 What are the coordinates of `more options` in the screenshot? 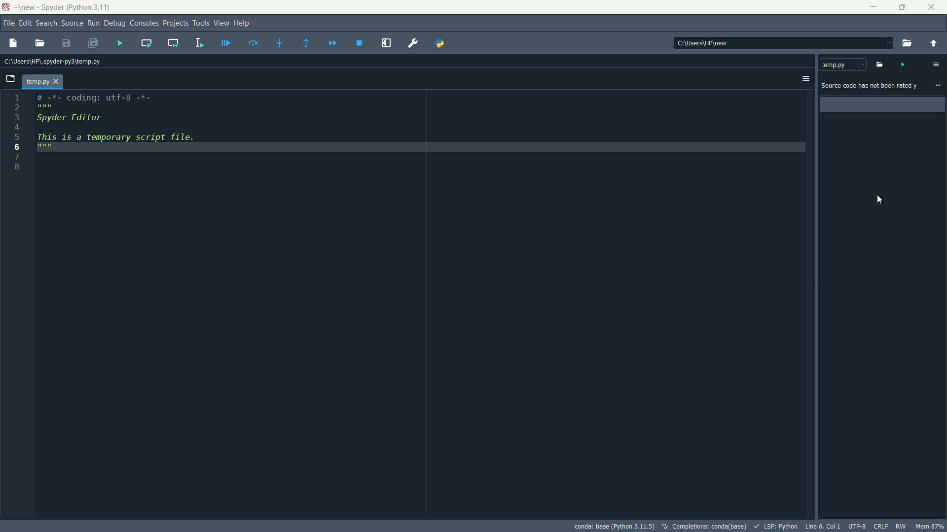 It's located at (938, 86).